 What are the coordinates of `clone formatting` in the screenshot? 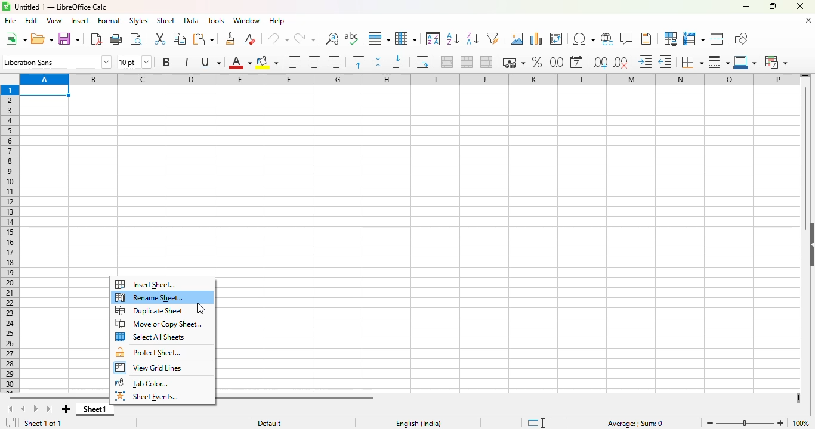 It's located at (231, 39).